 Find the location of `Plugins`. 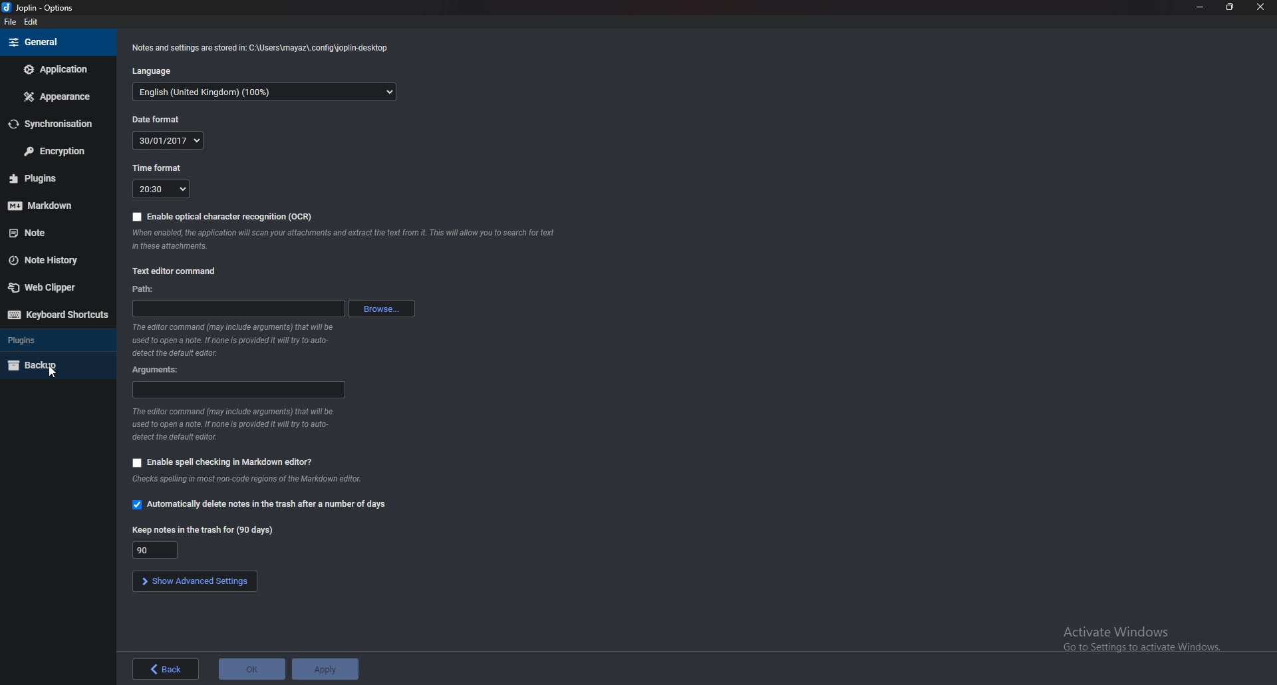

Plugins is located at coordinates (55, 339).